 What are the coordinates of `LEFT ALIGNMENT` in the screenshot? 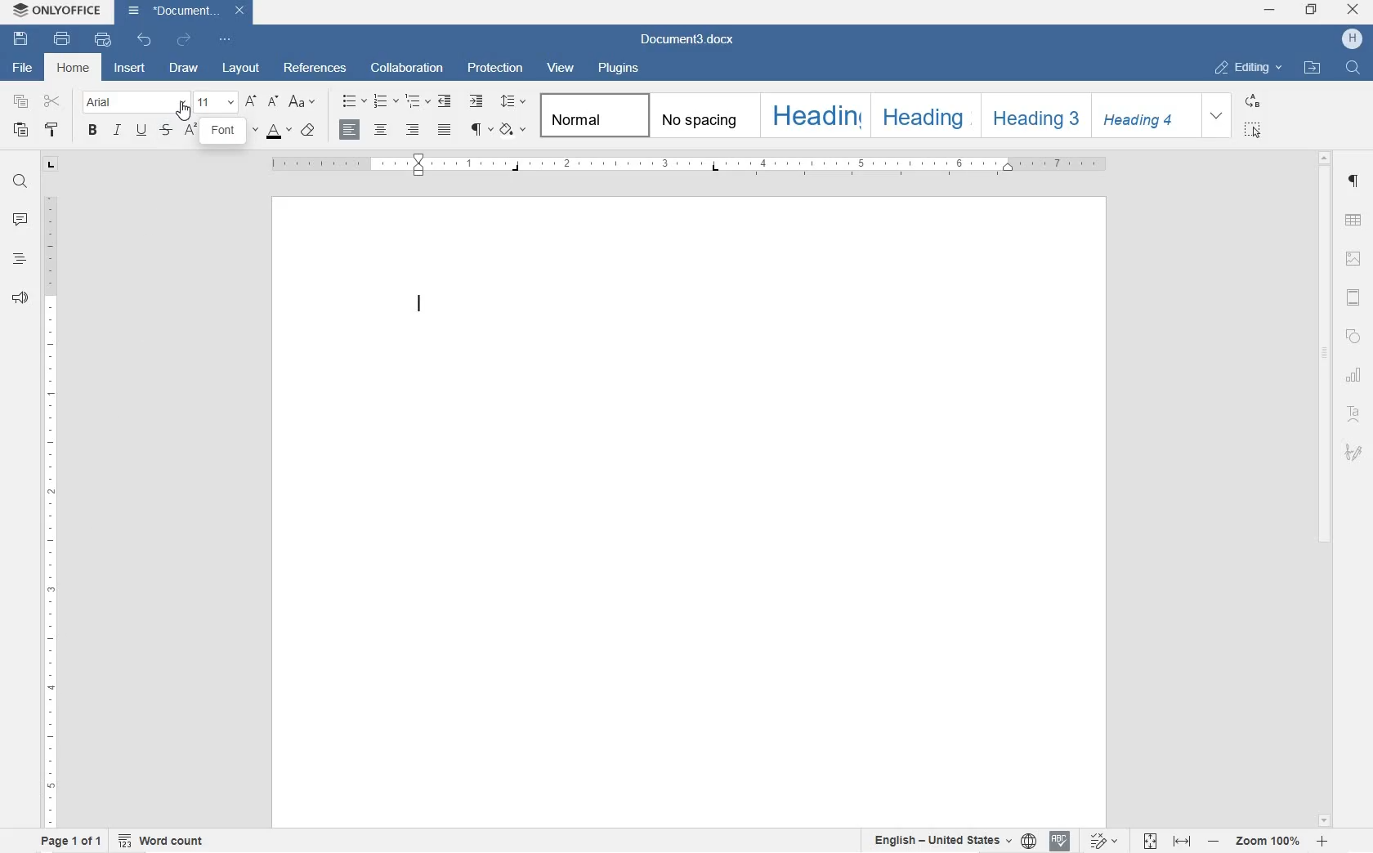 It's located at (350, 128).